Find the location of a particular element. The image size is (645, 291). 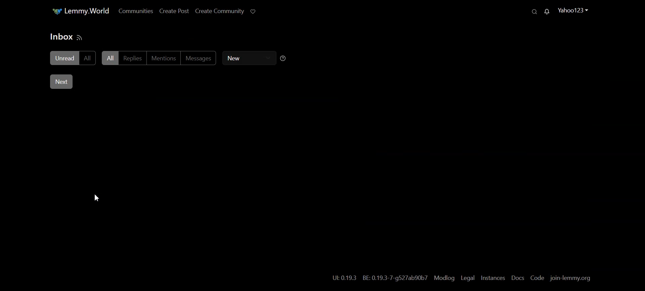

Next is located at coordinates (61, 82).